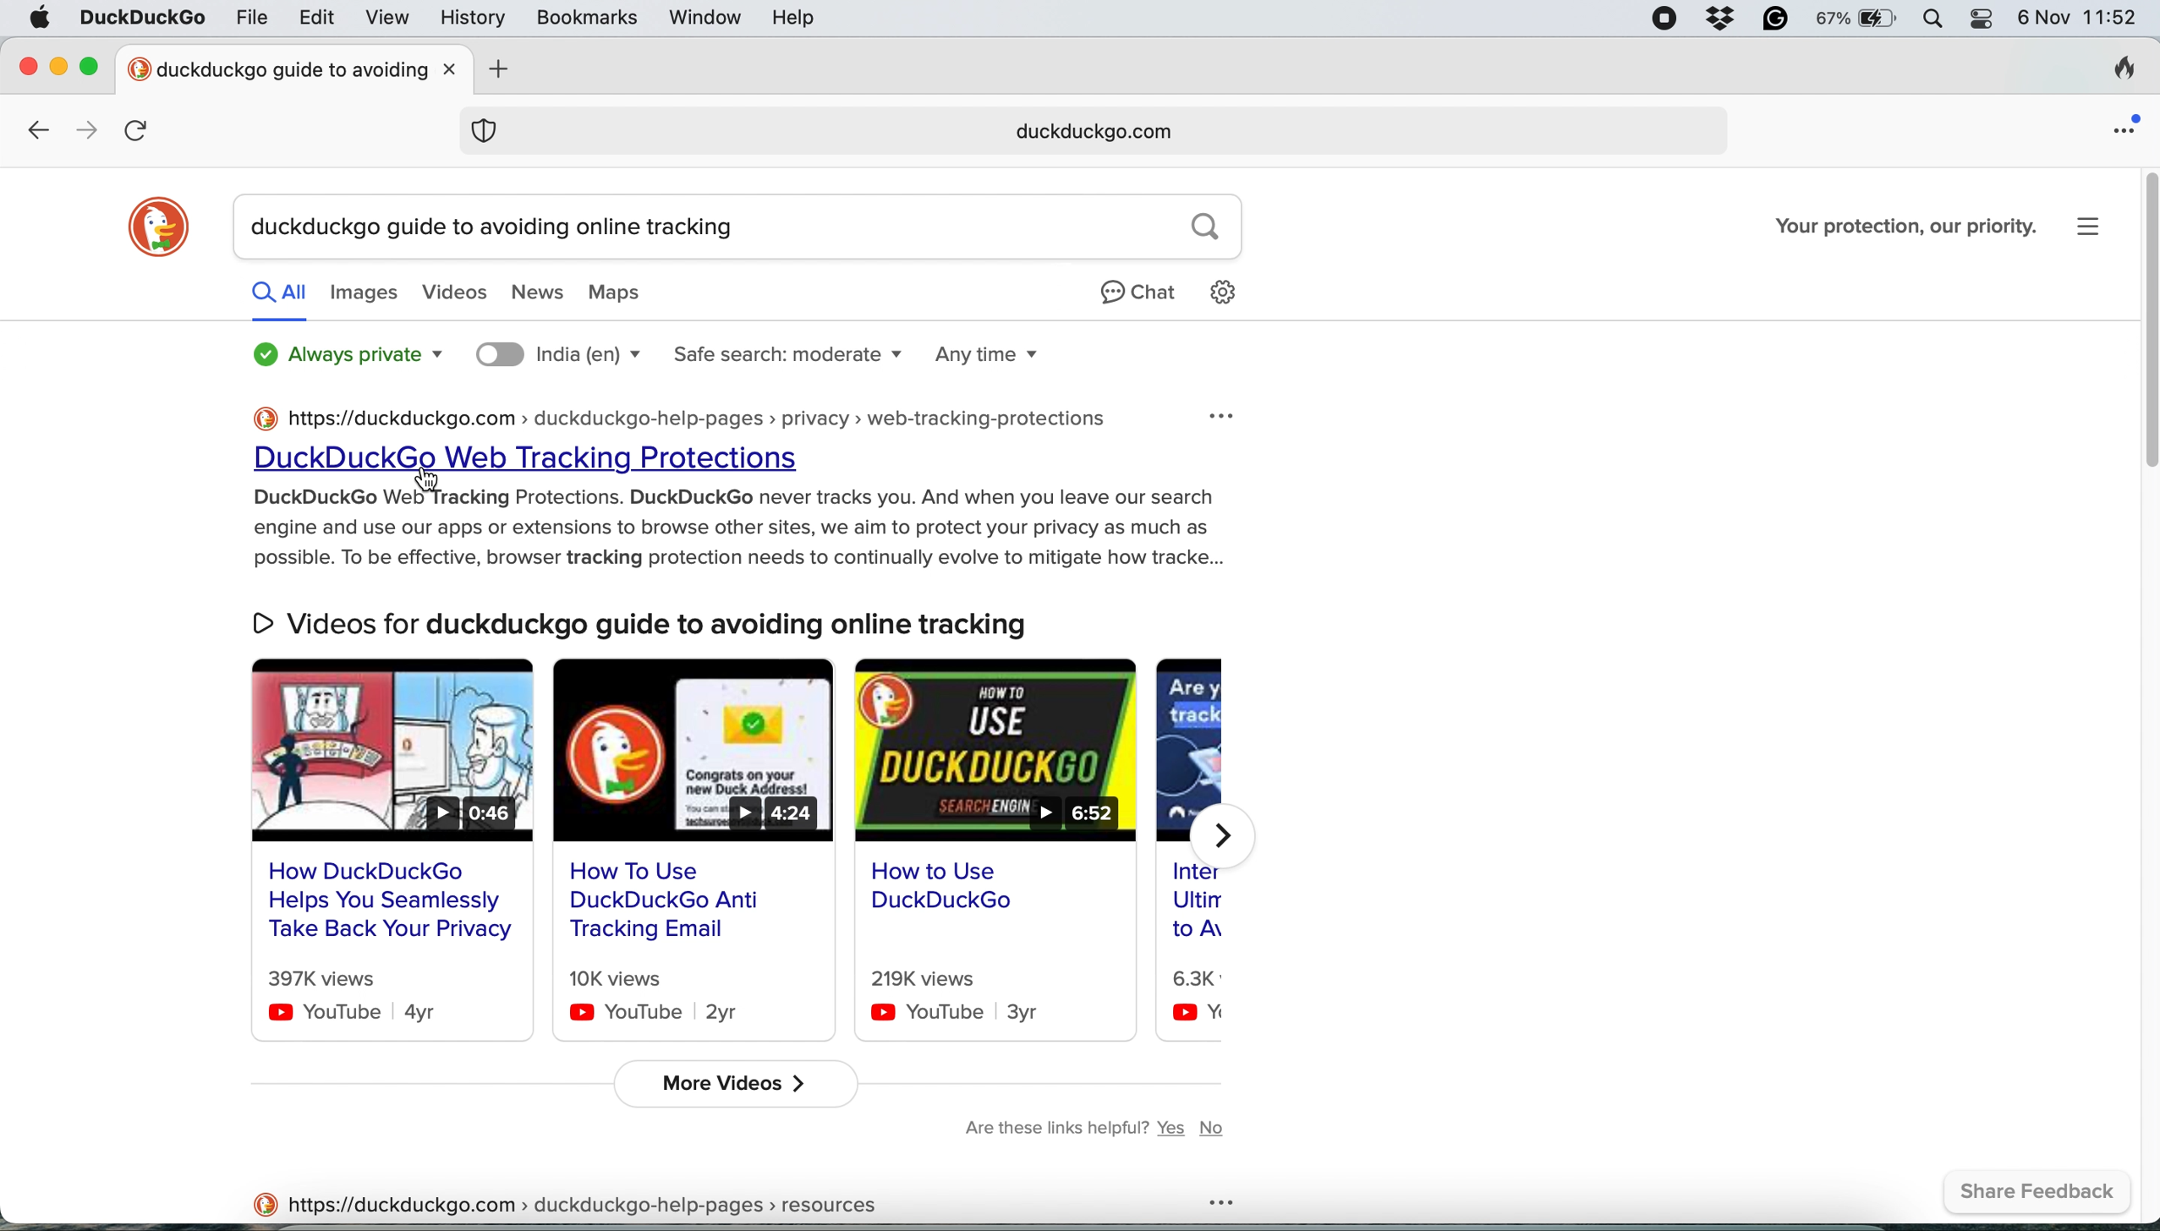 Image resolution: width=2160 pixels, height=1231 pixels. What do you see at coordinates (1195, 904) in the screenshot?
I see `inter ` at bounding box center [1195, 904].